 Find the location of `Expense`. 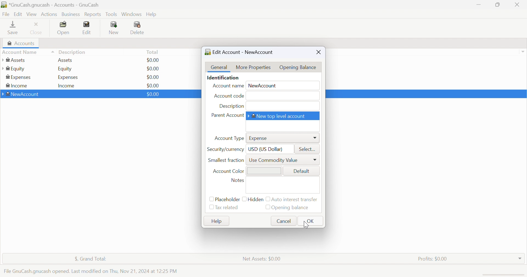

Expense is located at coordinates (260, 138).